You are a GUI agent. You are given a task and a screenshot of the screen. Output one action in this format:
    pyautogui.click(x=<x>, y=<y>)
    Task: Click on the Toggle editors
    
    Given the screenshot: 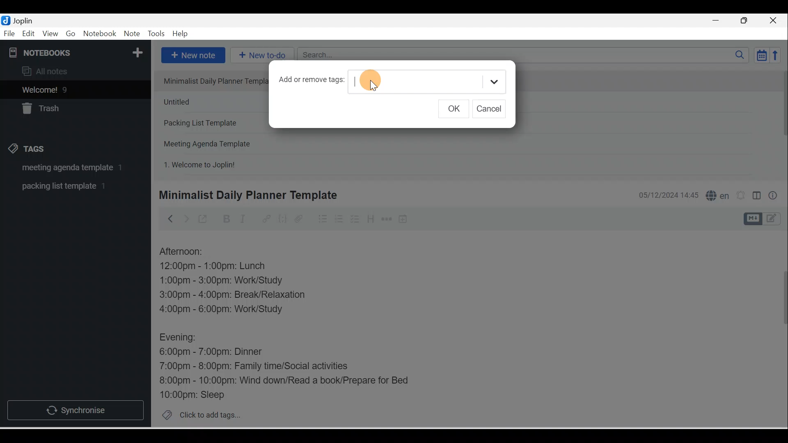 What is the action you would take?
    pyautogui.click(x=757, y=197)
    